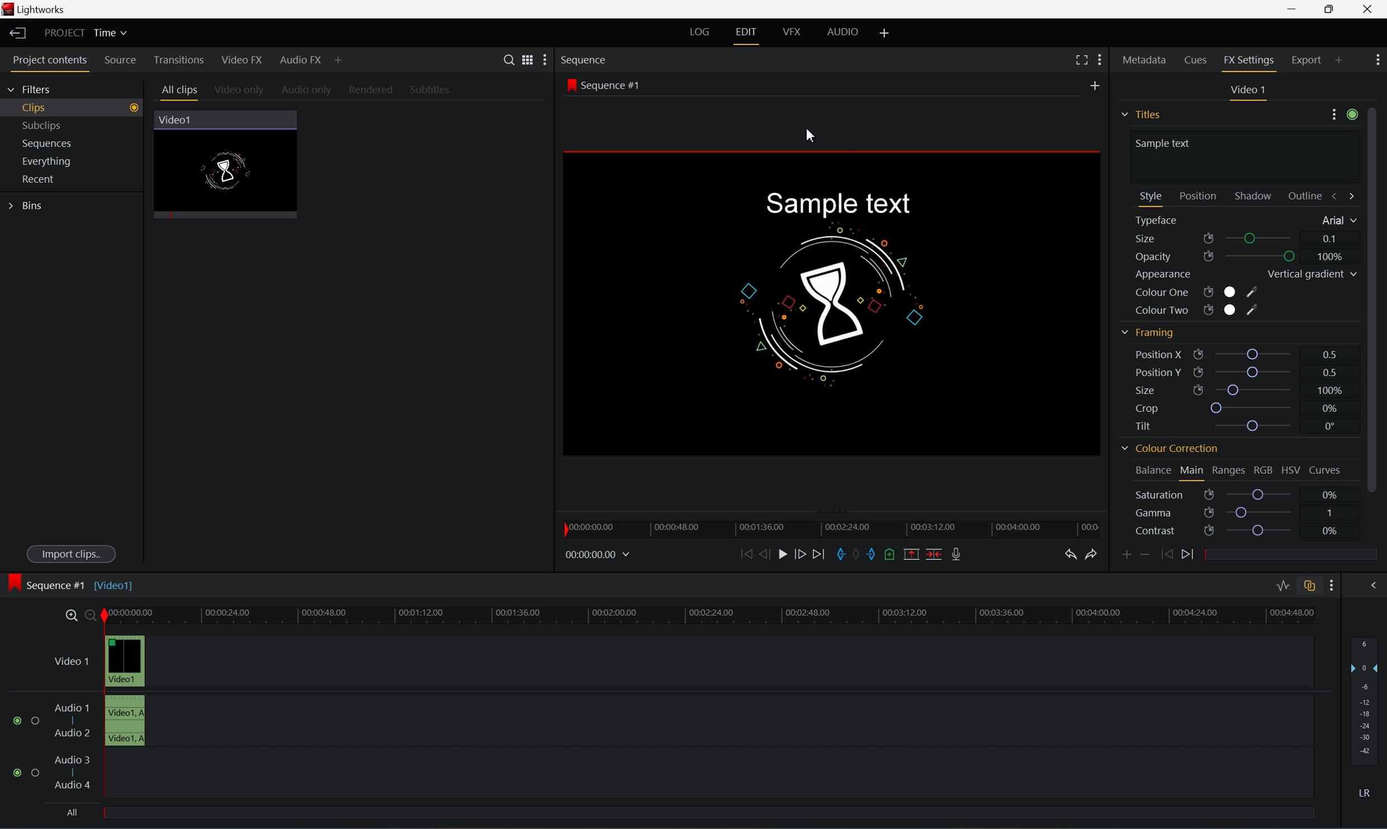  Describe the element at coordinates (374, 90) in the screenshot. I see `Rendered` at that location.